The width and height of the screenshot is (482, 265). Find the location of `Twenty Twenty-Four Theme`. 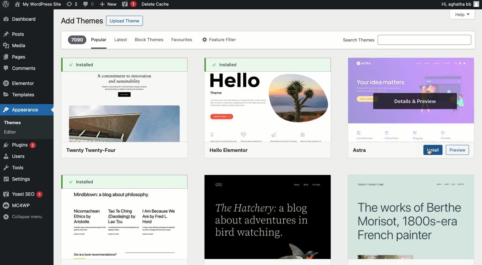

Twenty Twenty-Four Theme is located at coordinates (125, 115).